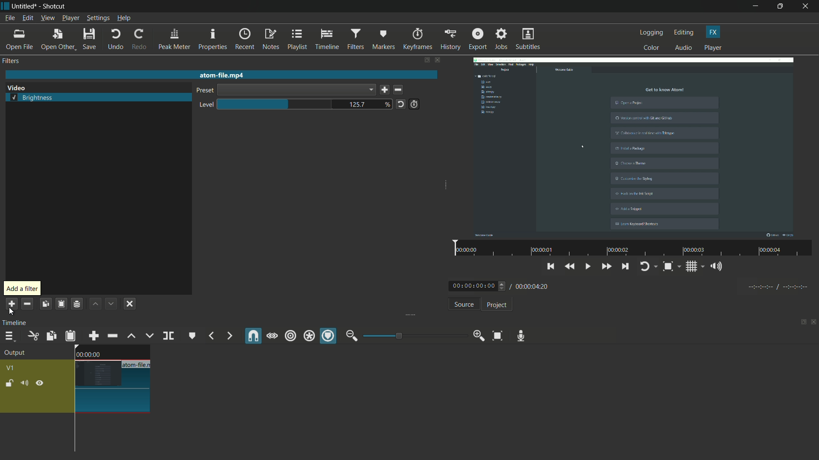 This screenshot has height=460, width=819. What do you see at coordinates (12, 312) in the screenshot?
I see `cursor` at bounding box center [12, 312].